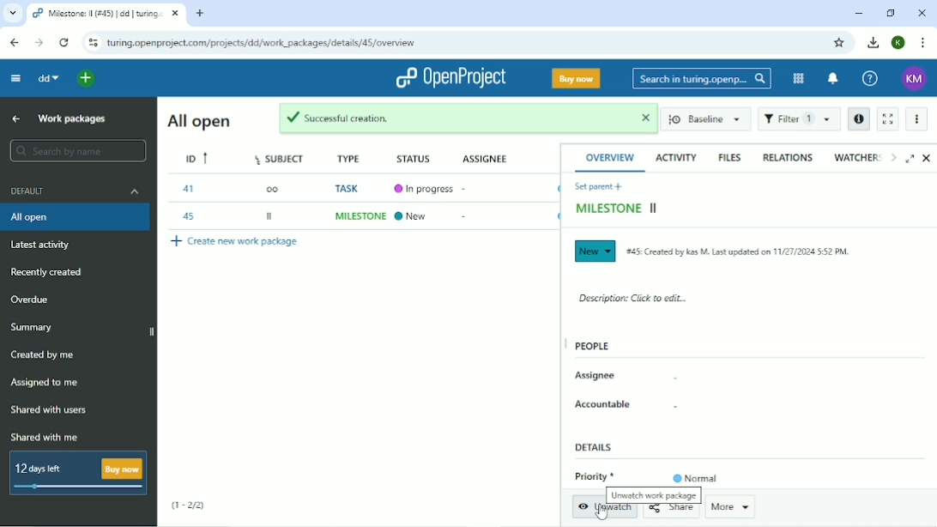 This screenshot has width=937, height=527. What do you see at coordinates (190, 217) in the screenshot?
I see `45` at bounding box center [190, 217].